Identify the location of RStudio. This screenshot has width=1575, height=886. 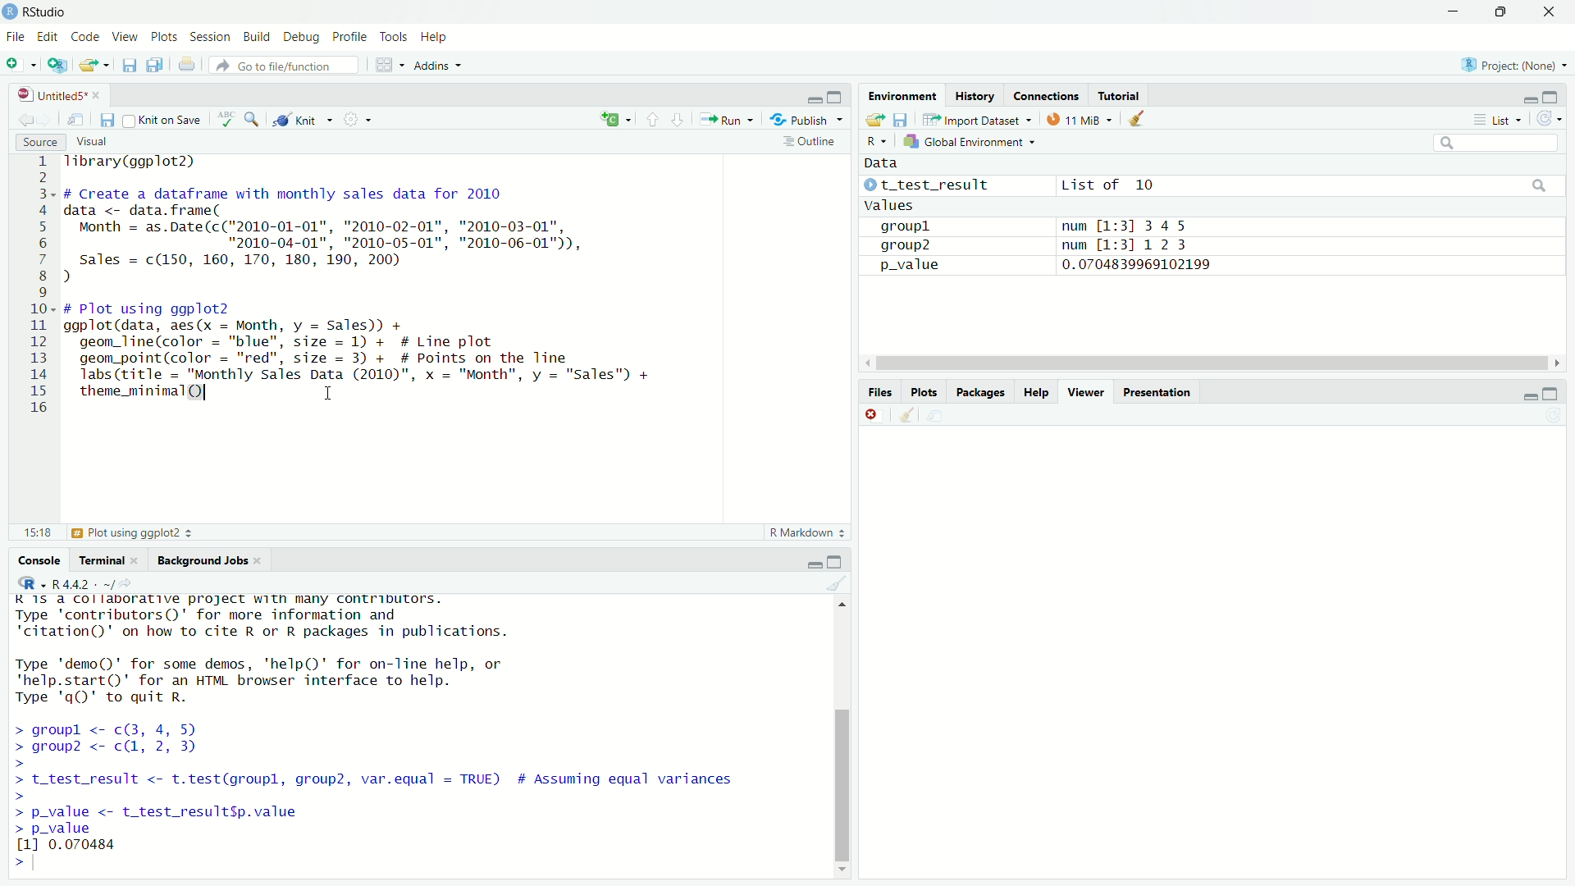
(40, 11).